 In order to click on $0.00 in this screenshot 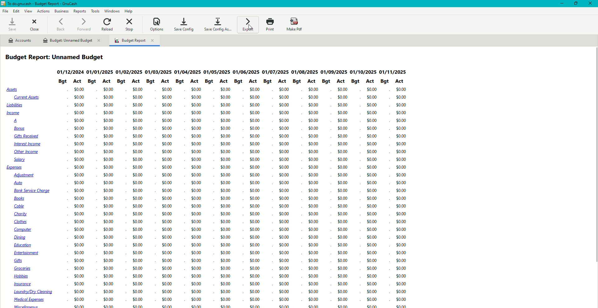, I will do `click(197, 129)`.